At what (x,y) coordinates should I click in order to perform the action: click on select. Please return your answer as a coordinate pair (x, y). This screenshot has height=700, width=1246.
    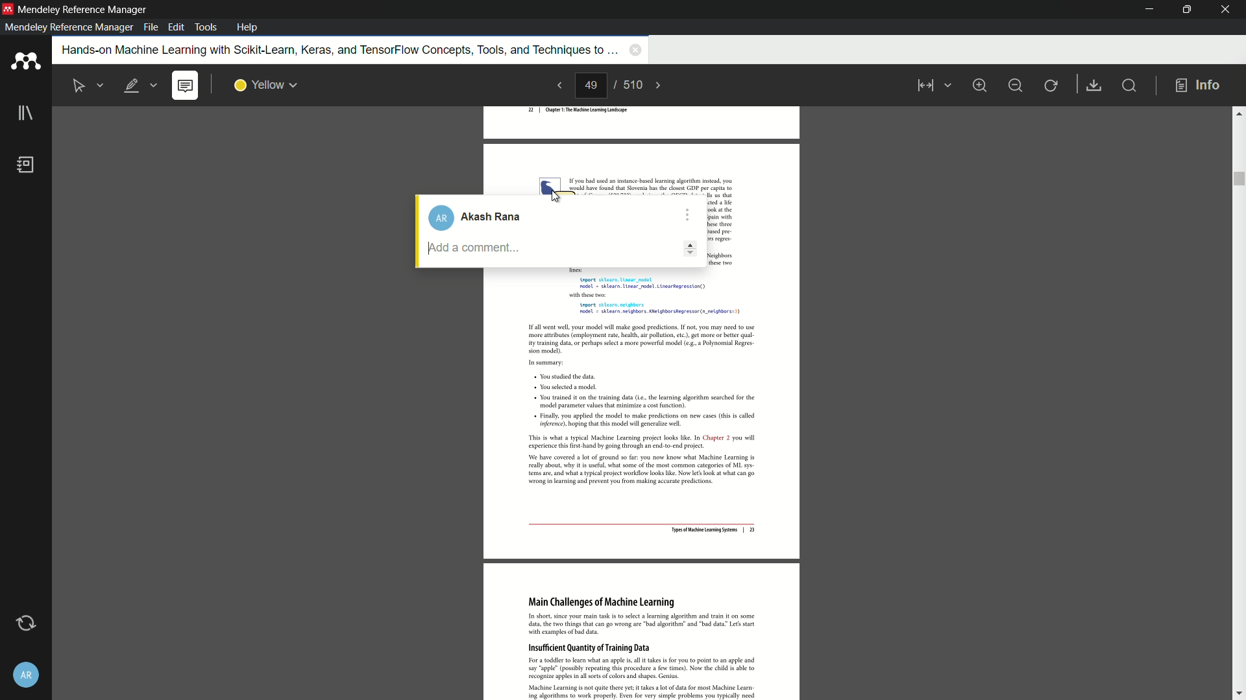
    Looking at the image, I should click on (88, 85).